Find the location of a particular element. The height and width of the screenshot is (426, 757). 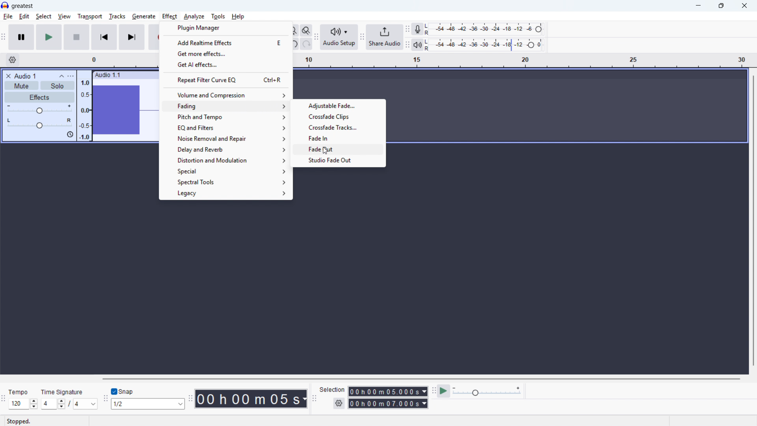

E Q and filters  is located at coordinates (226, 128).